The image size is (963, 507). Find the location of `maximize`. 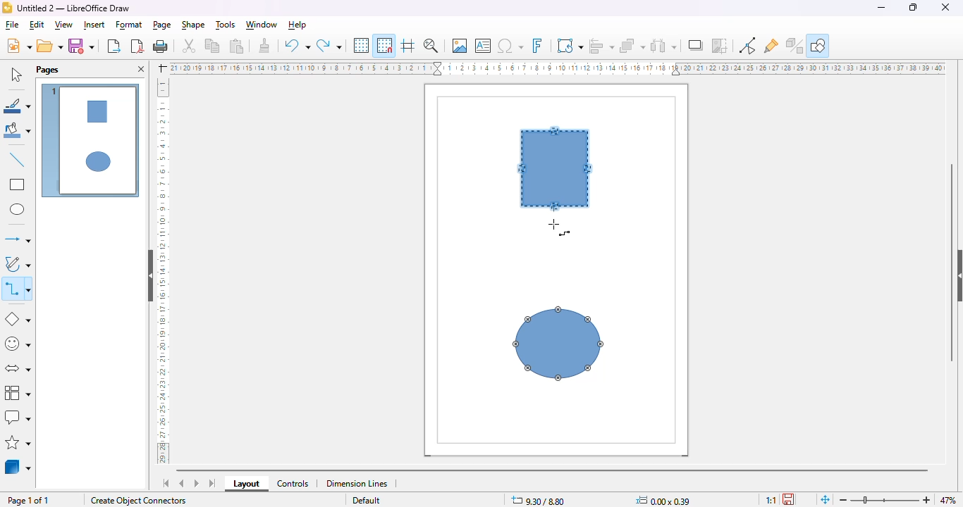

maximize is located at coordinates (913, 7).